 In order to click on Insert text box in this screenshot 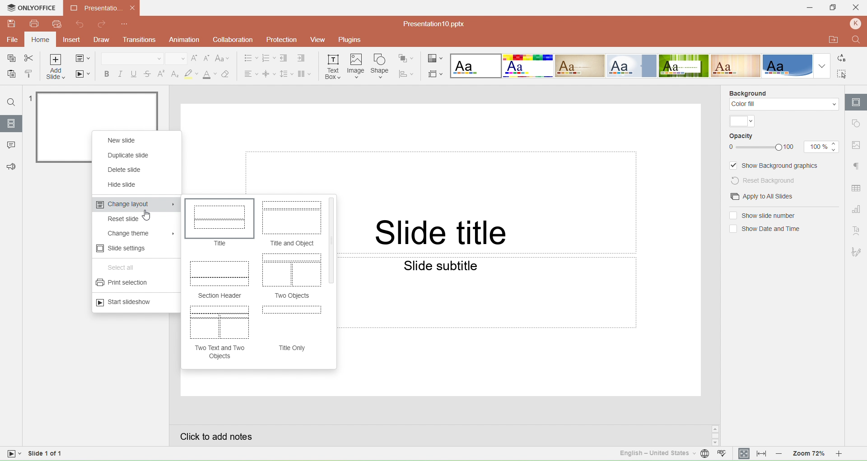, I will do `click(333, 65)`.